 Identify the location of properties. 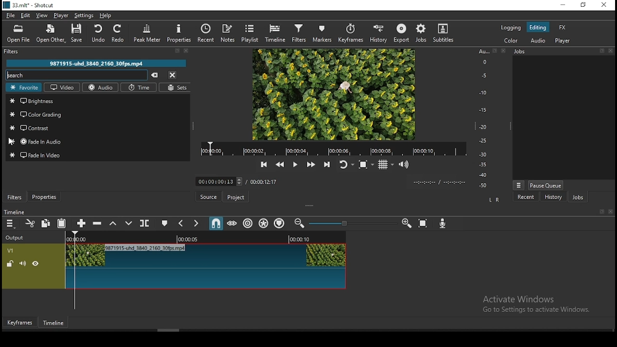
(44, 197).